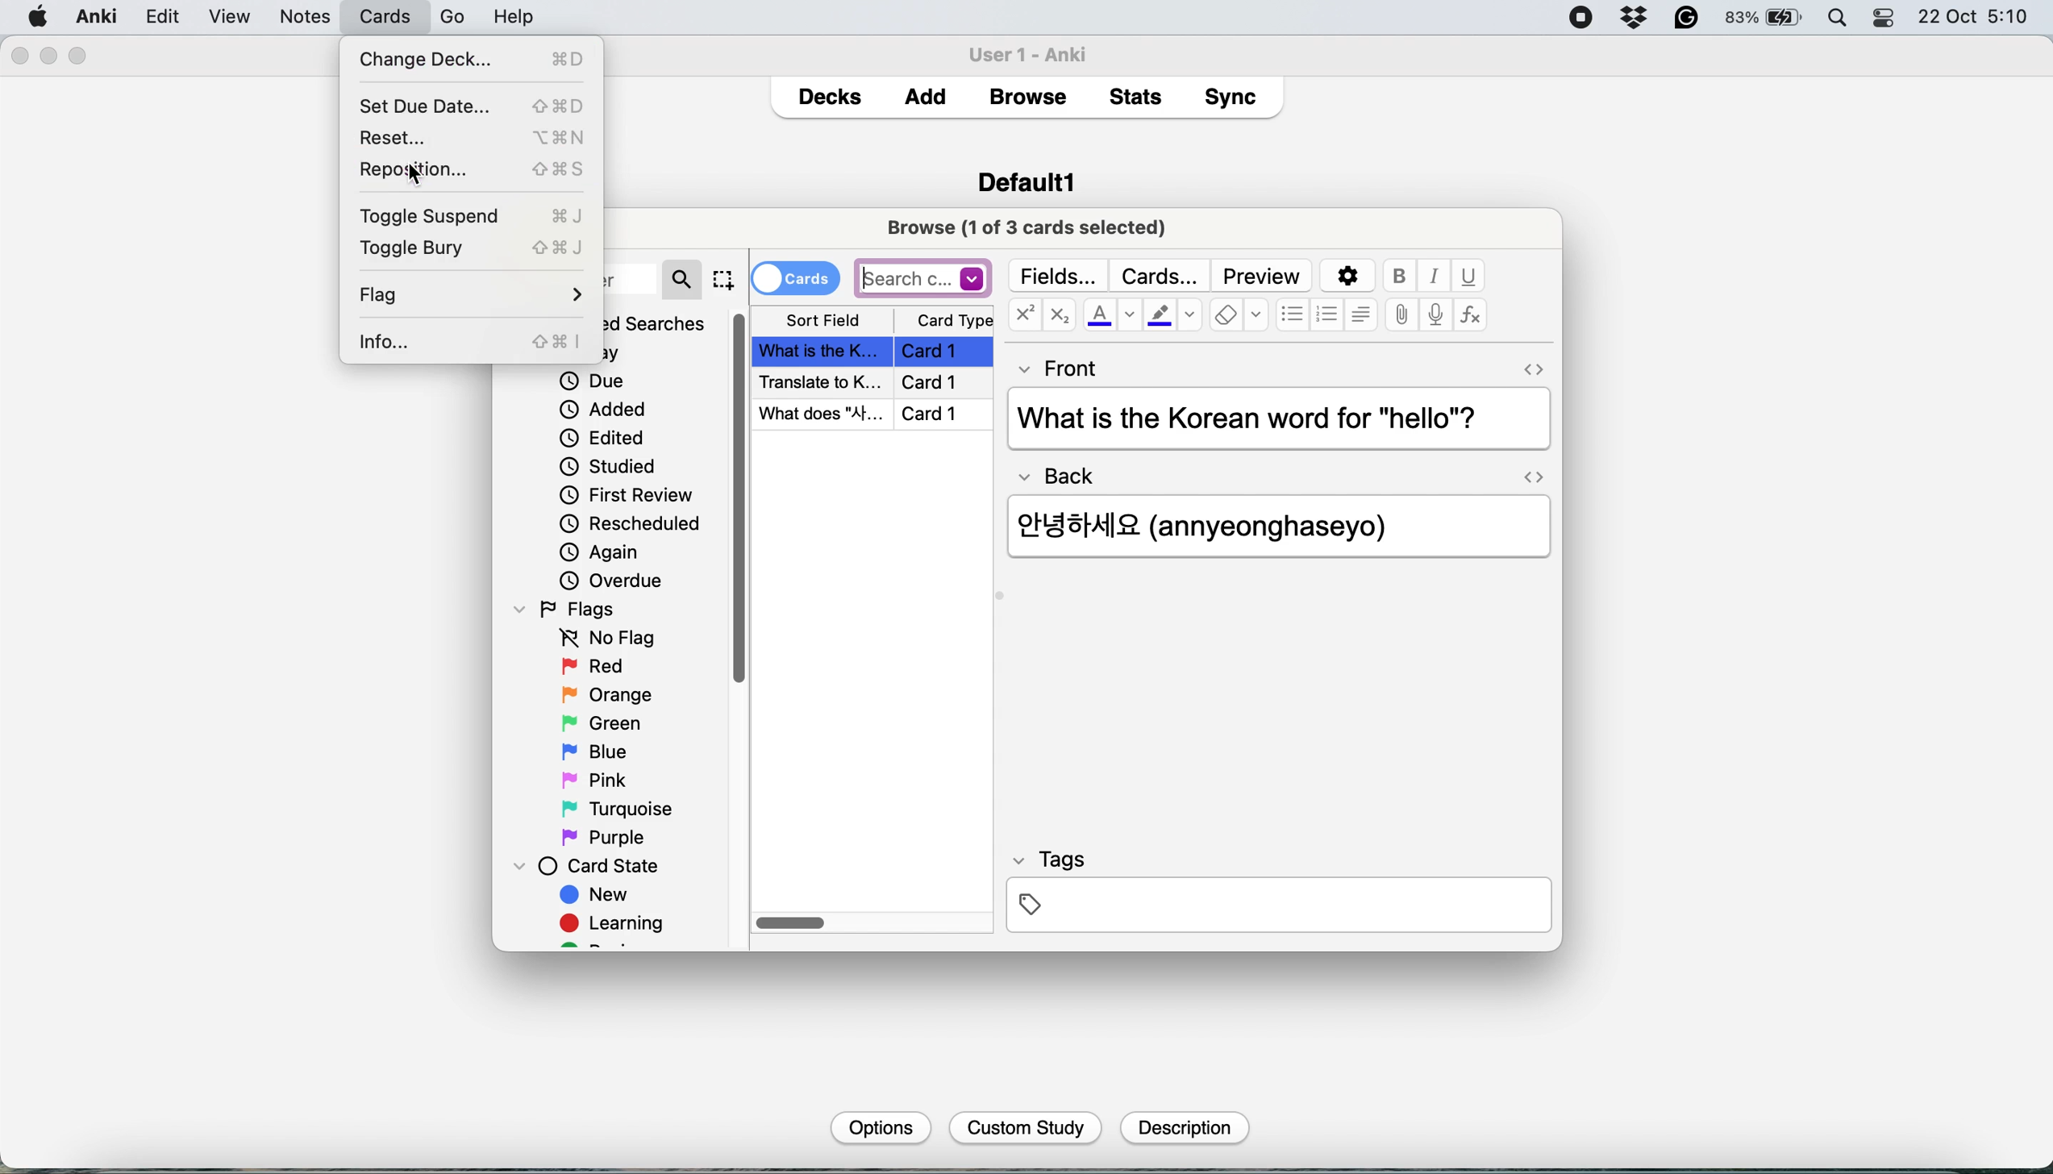 Image resolution: width=2053 pixels, height=1174 pixels. Describe the element at coordinates (1065, 471) in the screenshot. I see `Back` at that location.